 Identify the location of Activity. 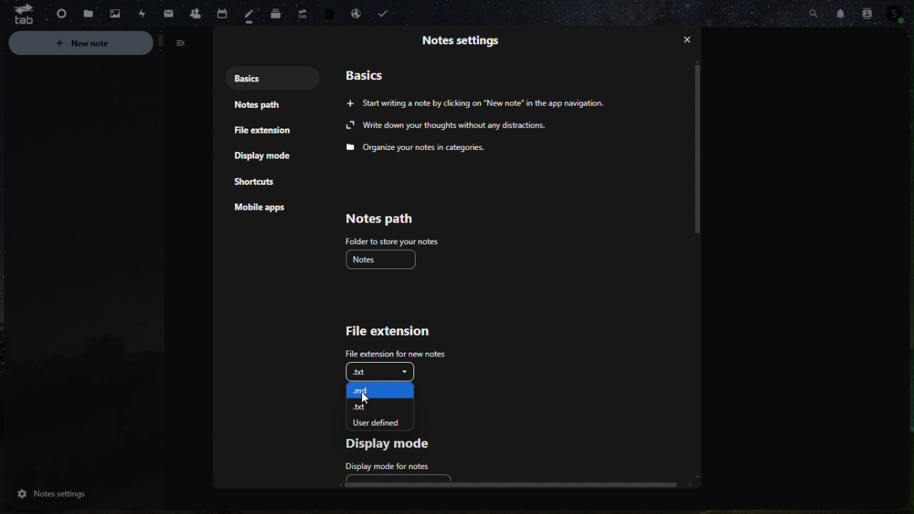
(137, 13).